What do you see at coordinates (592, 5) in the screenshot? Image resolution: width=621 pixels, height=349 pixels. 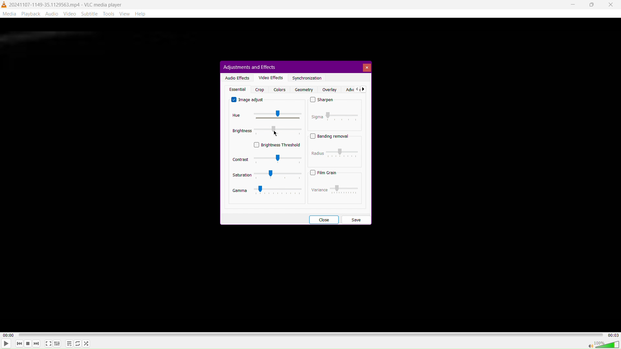 I see `Maximize` at bounding box center [592, 5].